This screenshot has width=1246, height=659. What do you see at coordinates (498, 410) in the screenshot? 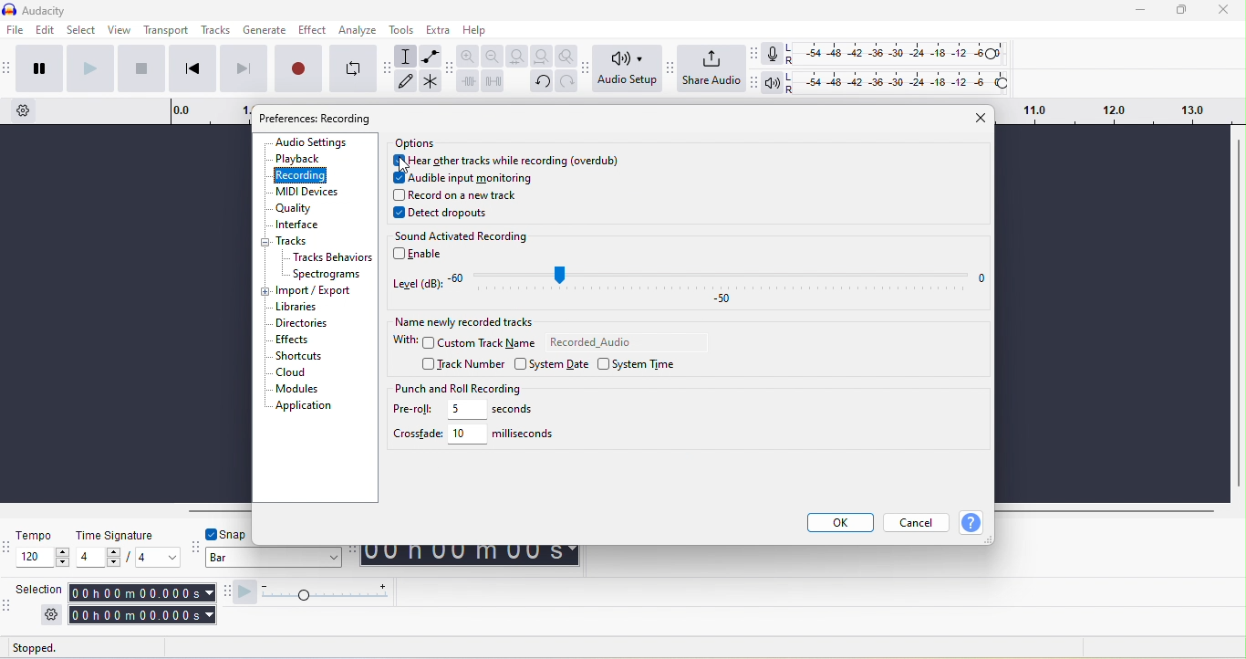
I see `5 seconds` at bounding box center [498, 410].